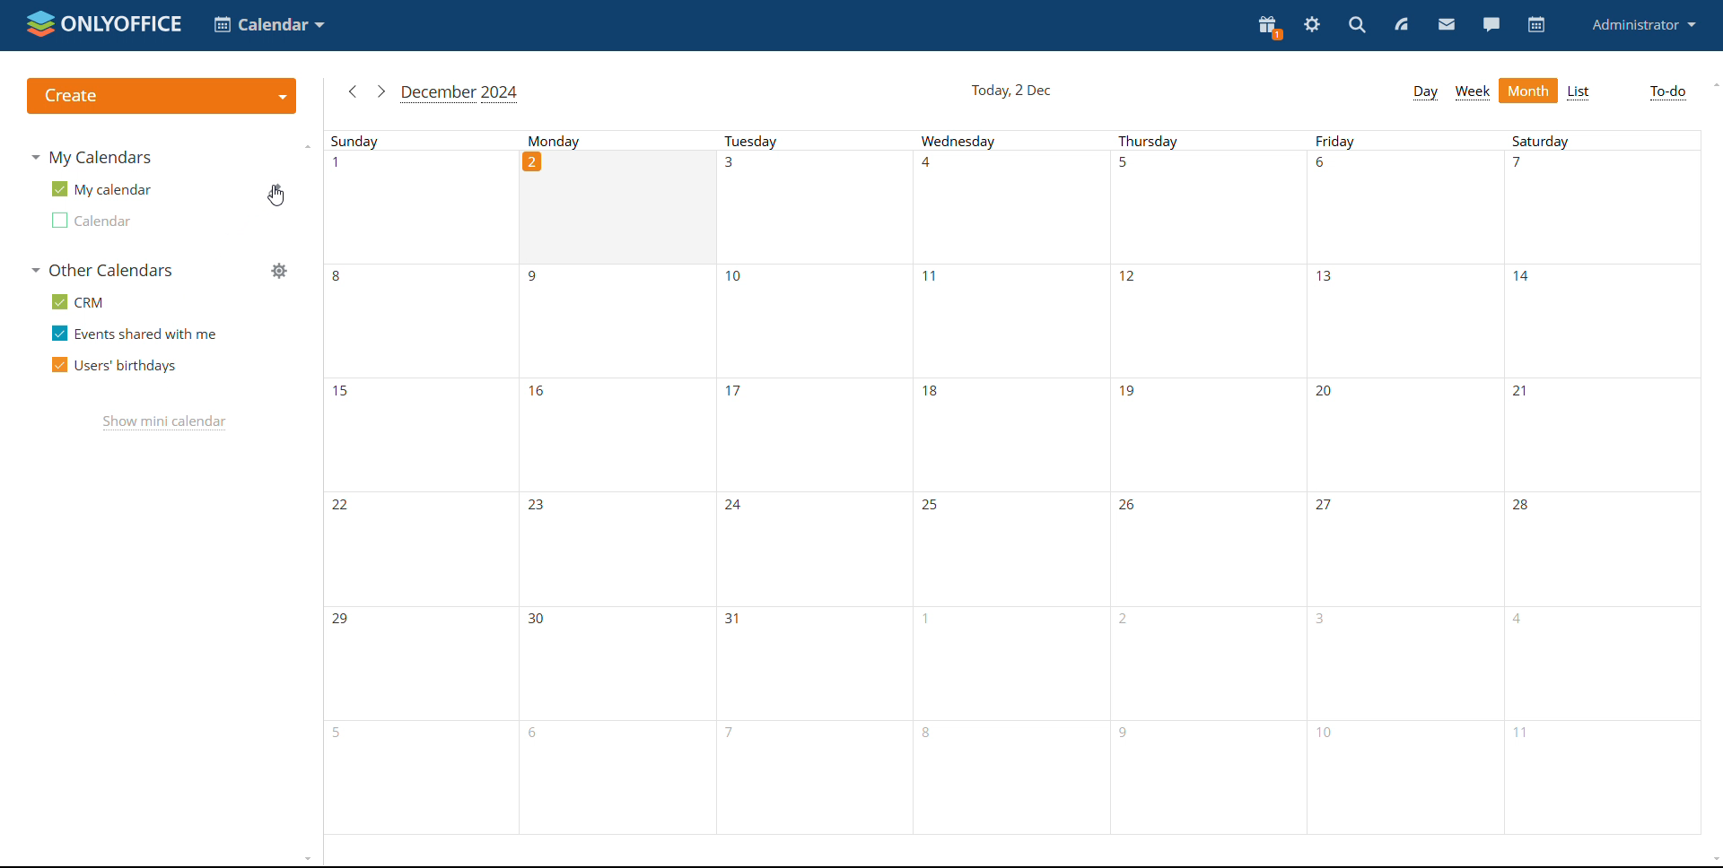 The image size is (1723, 868). I want to click on list view, so click(1579, 92).